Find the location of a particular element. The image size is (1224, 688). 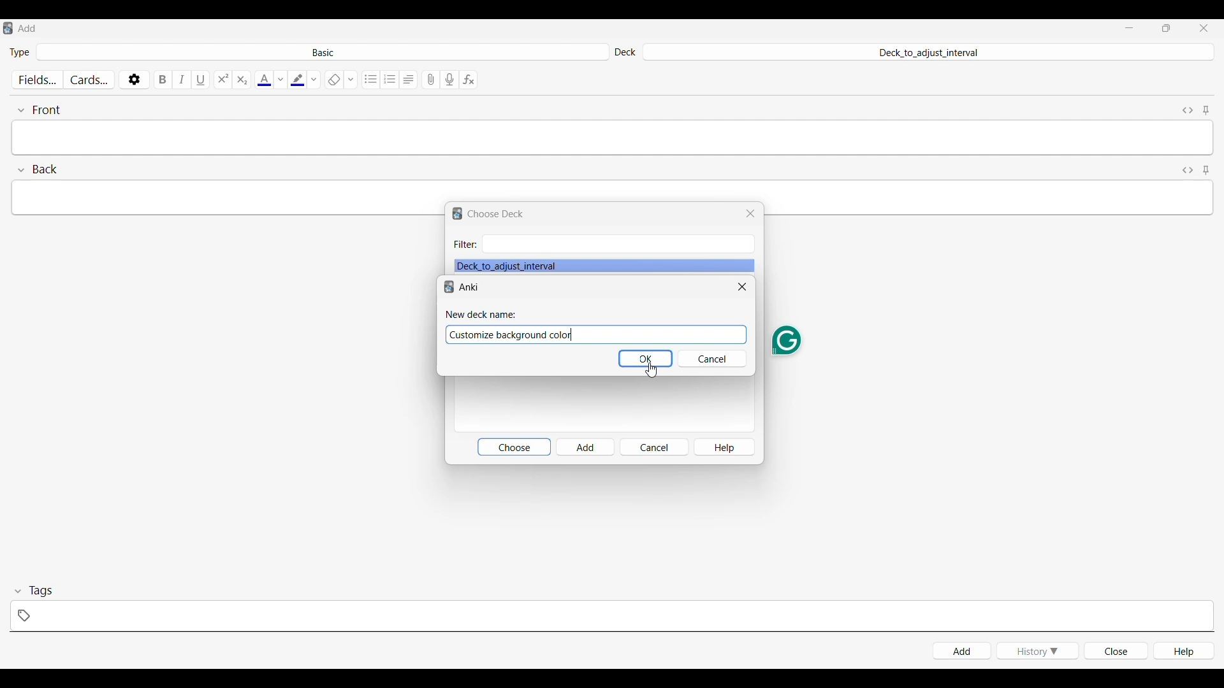

Cursor clicking on Ok is located at coordinates (652, 371).